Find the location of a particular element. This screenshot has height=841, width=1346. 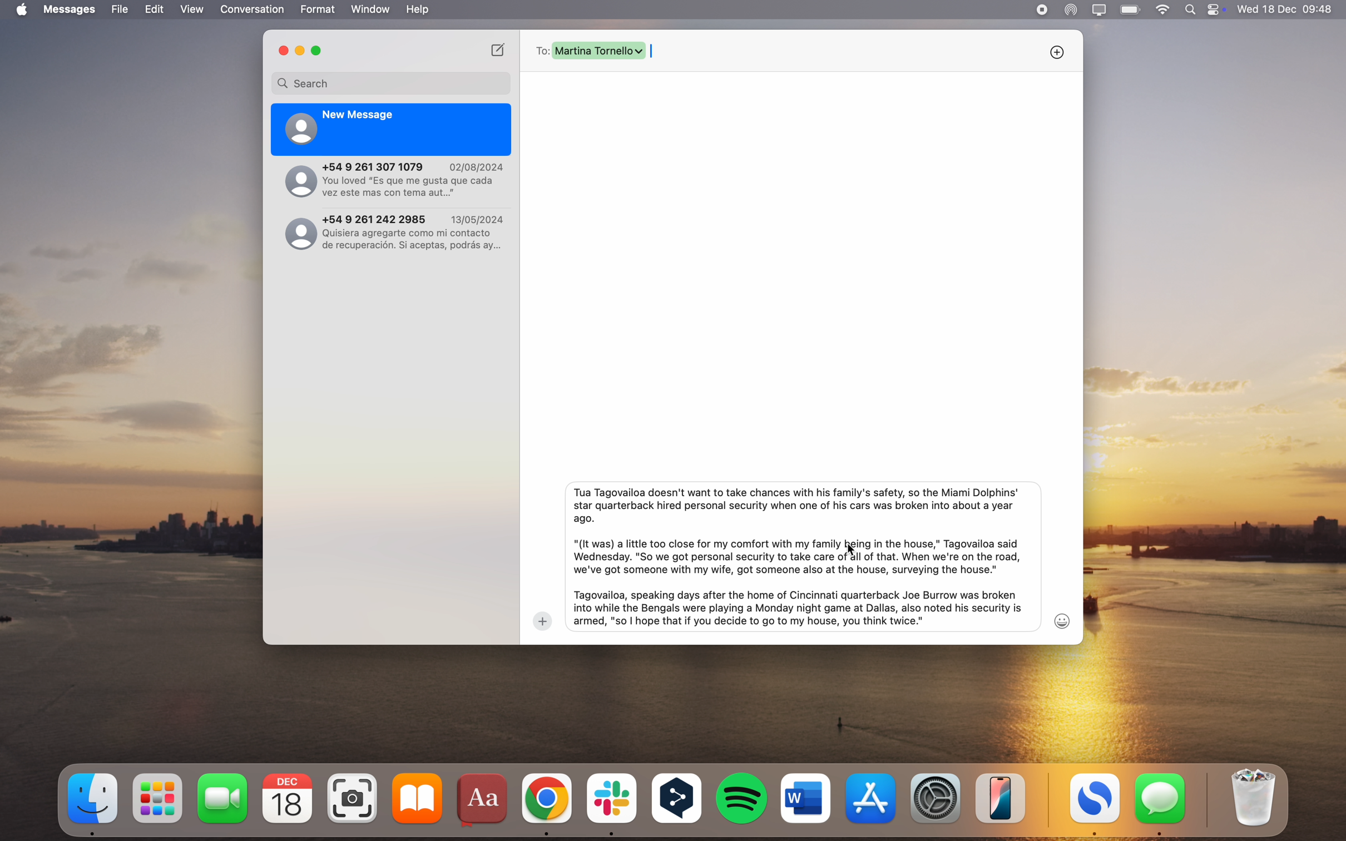

finder is located at coordinates (94, 803).